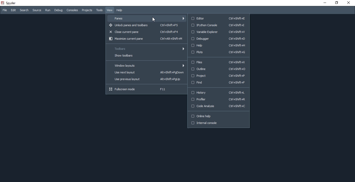  I want to click on Profiler, so click(218, 99).